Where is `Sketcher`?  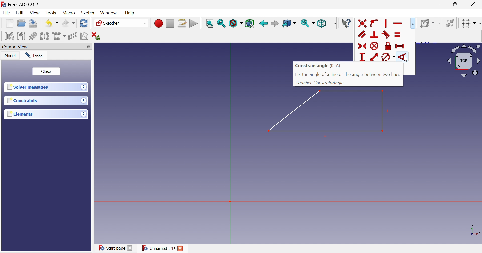 Sketcher is located at coordinates (109, 23).